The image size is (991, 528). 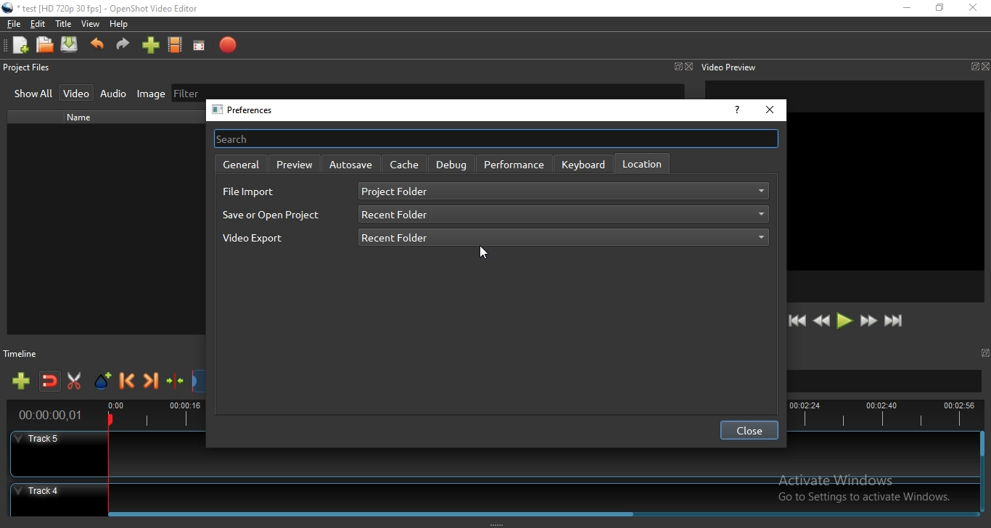 I want to click on Edit , so click(x=38, y=25).